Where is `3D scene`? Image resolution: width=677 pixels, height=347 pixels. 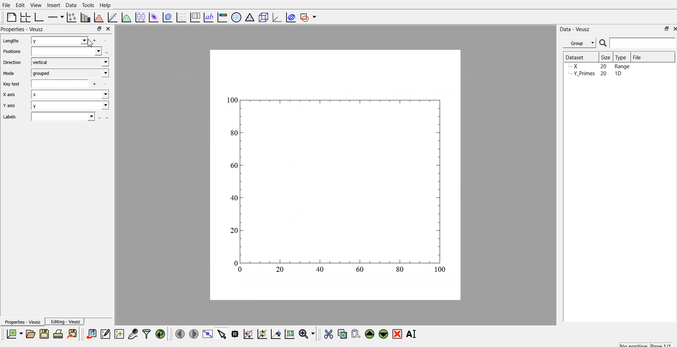 3D scene is located at coordinates (264, 18).